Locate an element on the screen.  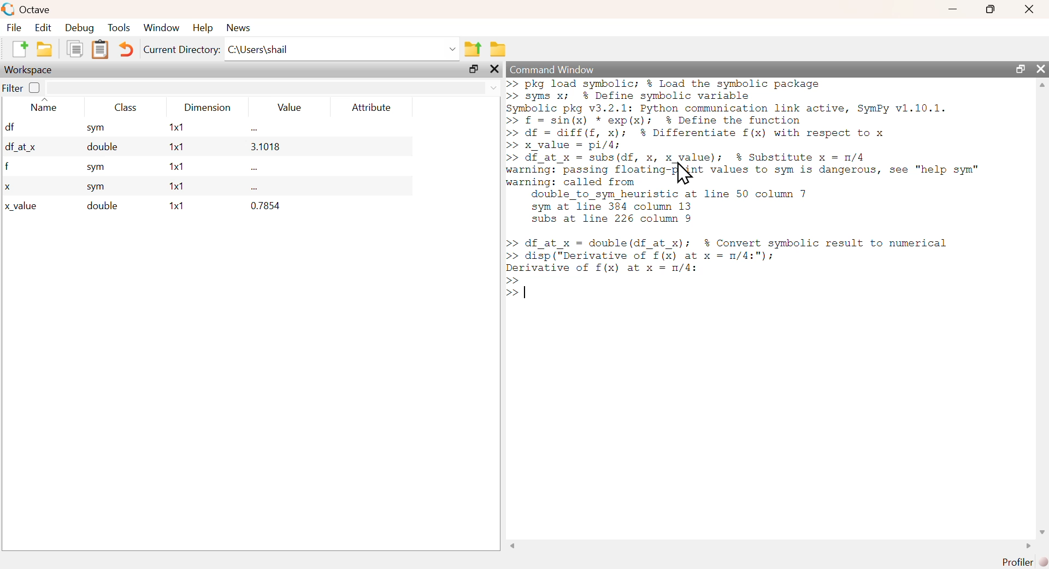
Debug is located at coordinates (79, 28).